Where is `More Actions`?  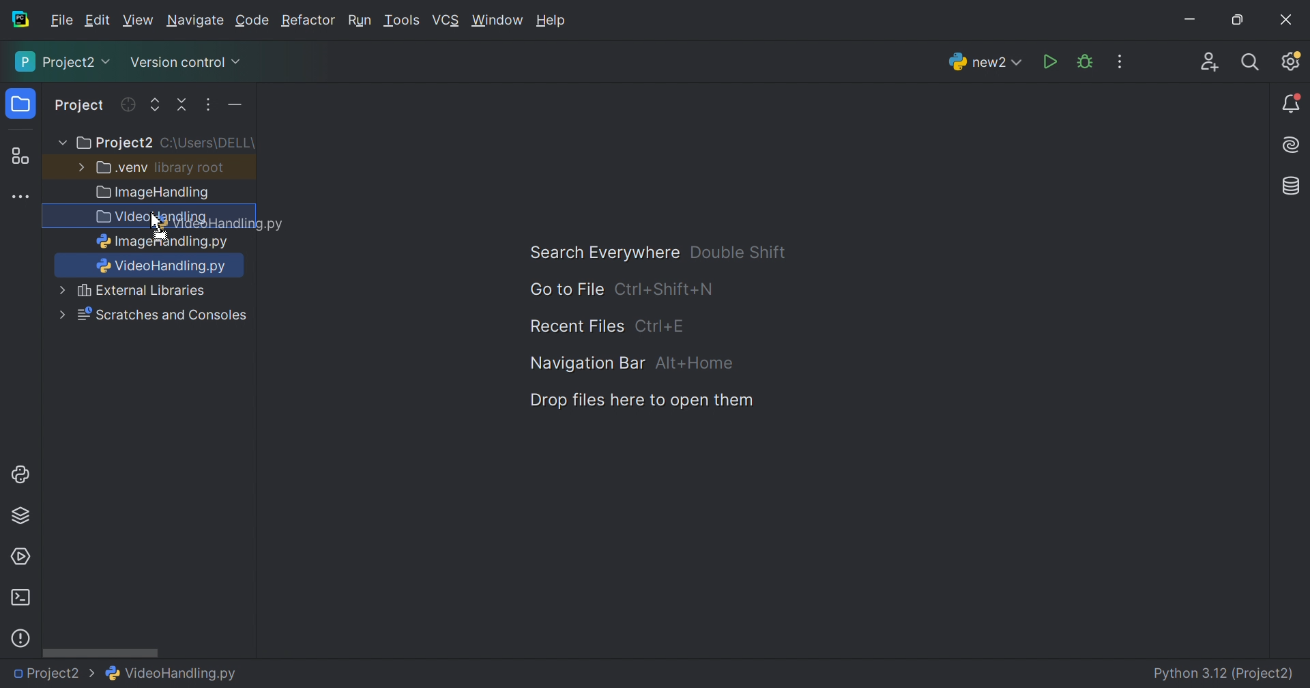 More Actions is located at coordinates (1120, 61).